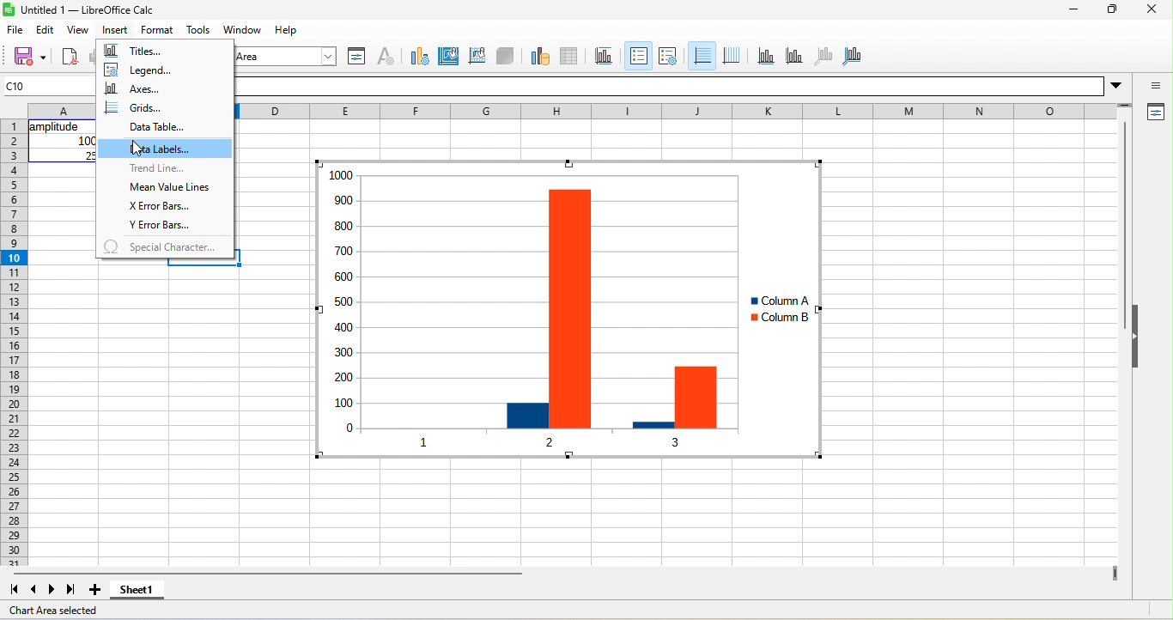  What do you see at coordinates (506, 55) in the screenshot?
I see `3d view` at bounding box center [506, 55].